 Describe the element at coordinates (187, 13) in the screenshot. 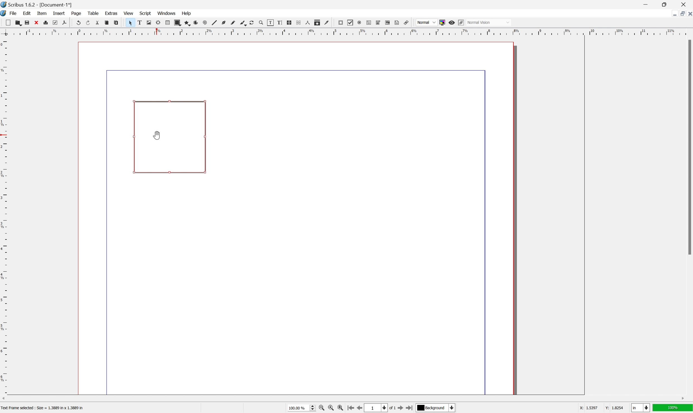

I see `help` at that location.